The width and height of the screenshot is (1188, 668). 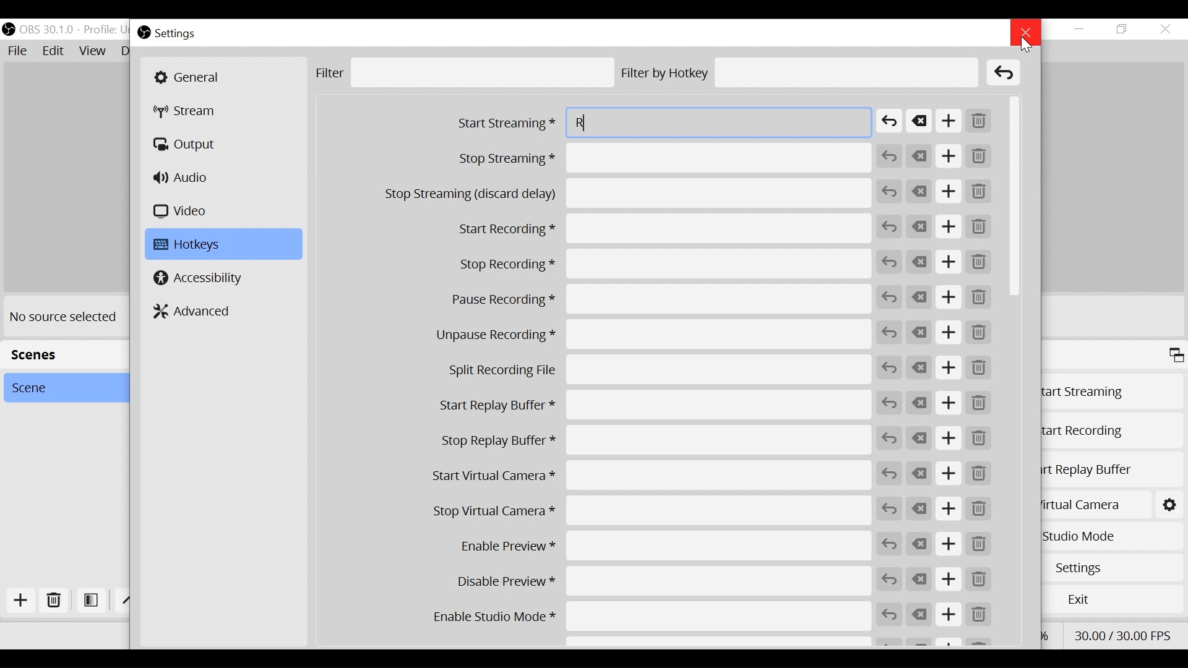 I want to click on Enable Preview, so click(x=651, y=546).